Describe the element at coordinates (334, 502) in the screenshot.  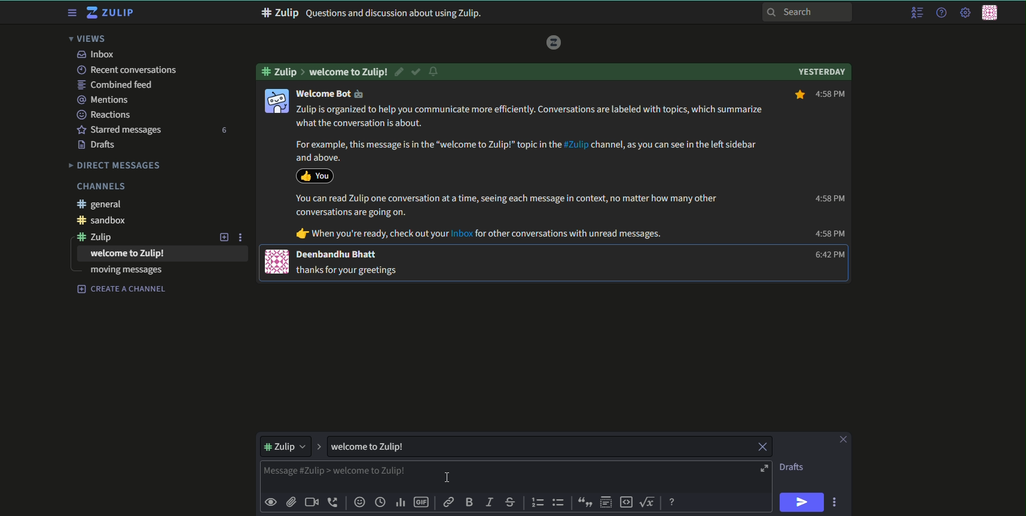
I see `add voice call` at that location.